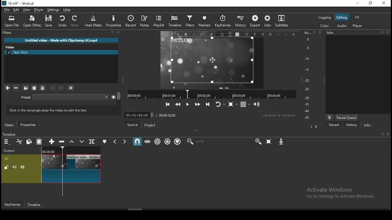 The width and height of the screenshot is (392, 220). What do you see at coordinates (7, 141) in the screenshot?
I see `timeline settings` at bounding box center [7, 141].